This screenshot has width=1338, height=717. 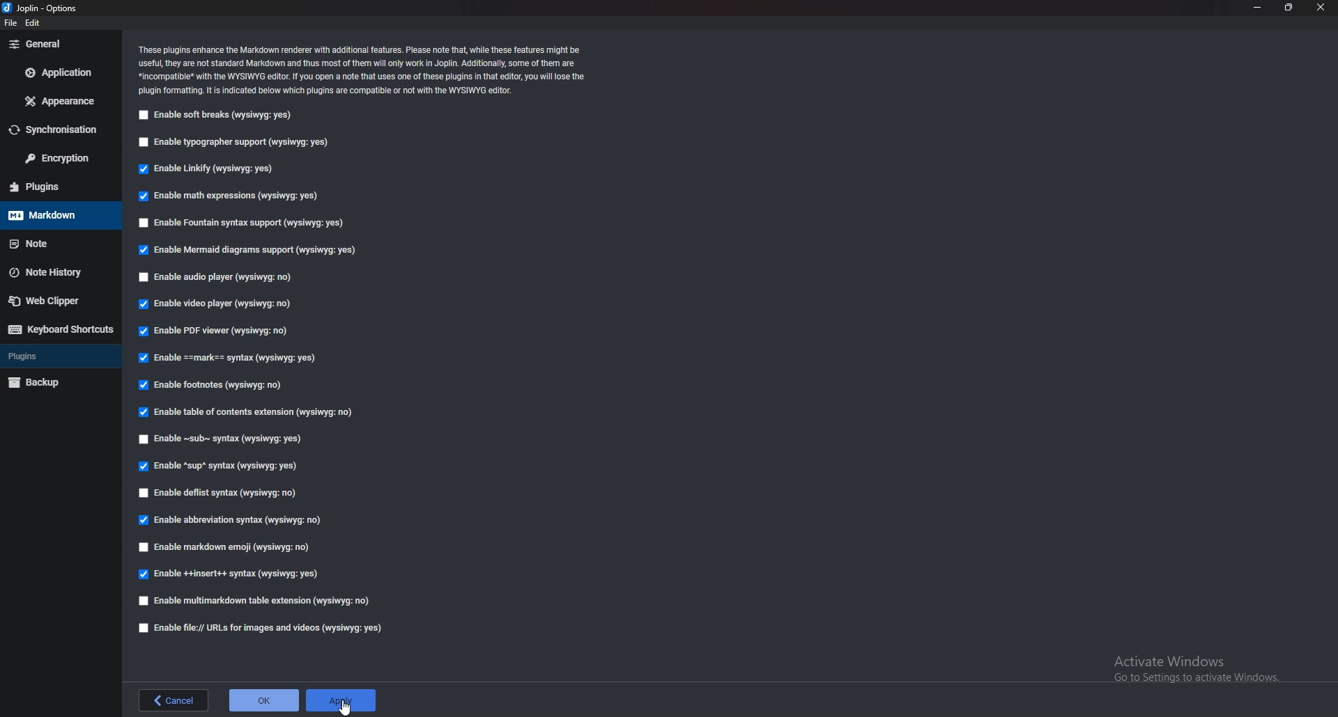 What do you see at coordinates (204, 170) in the screenshot?
I see `Enable Linkify` at bounding box center [204, 170].